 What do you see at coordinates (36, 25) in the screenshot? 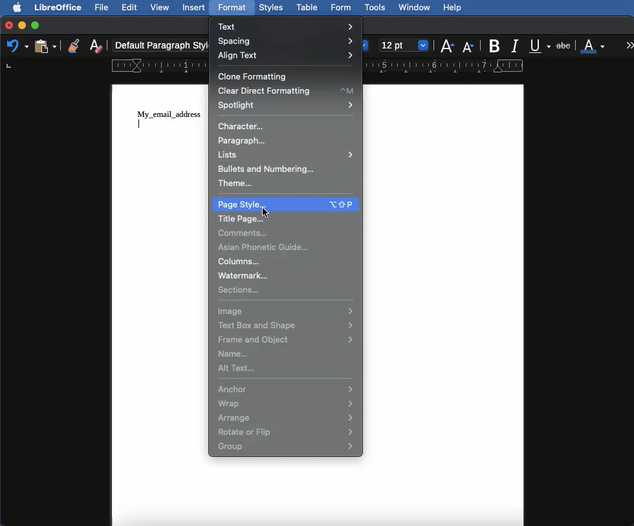
I see `Maximize` at bounding box center [36, 25].